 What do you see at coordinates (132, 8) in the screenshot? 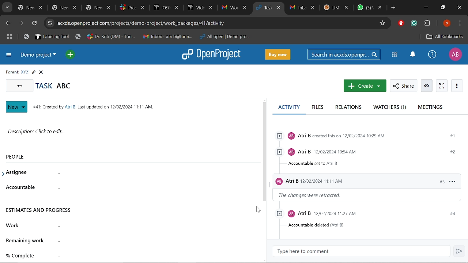
I see `open tabs` at bounding box center [132, 8].